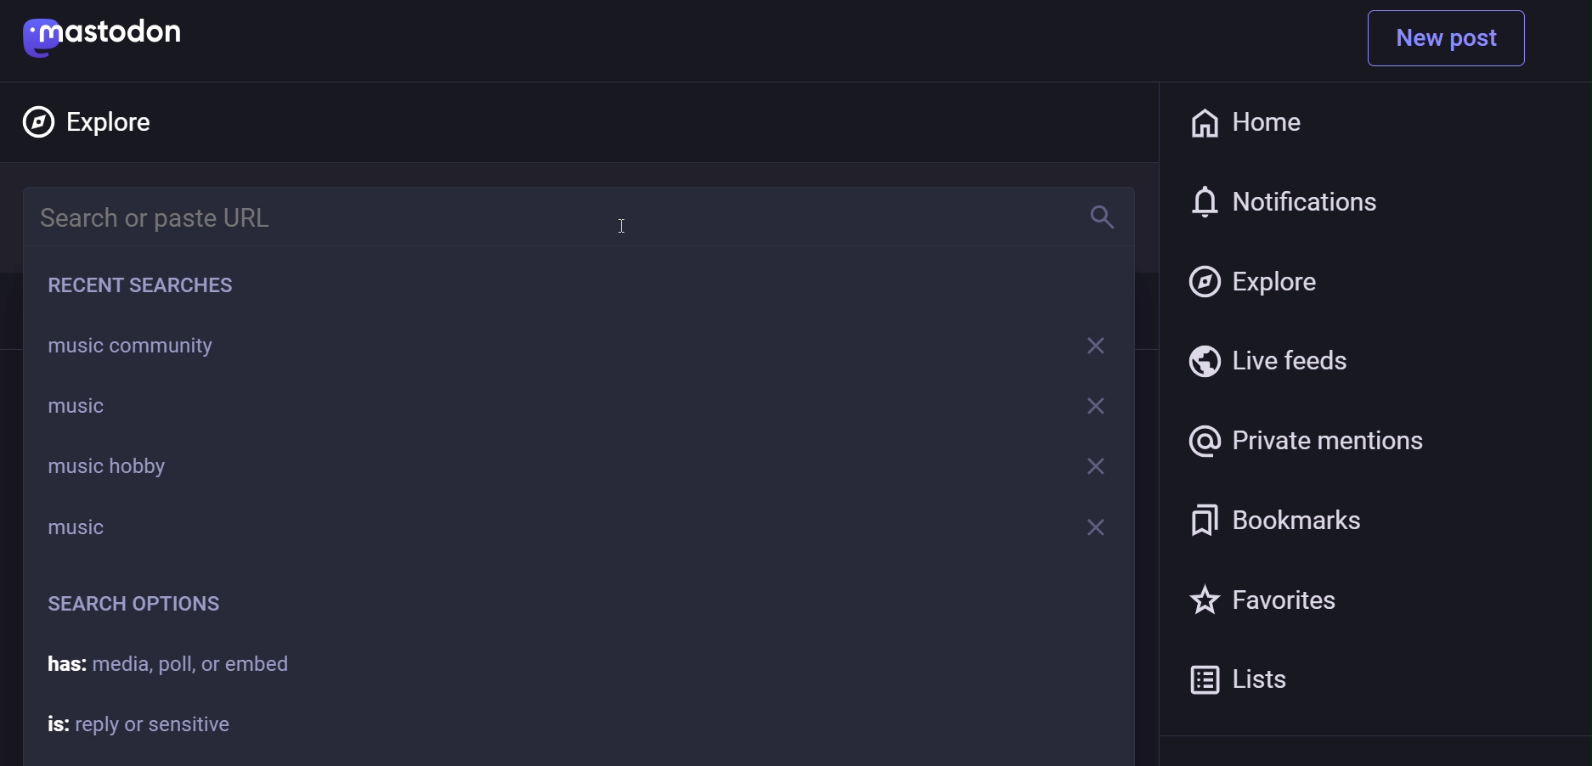 The image size is (1592, 766). What do you see at coordinates (1256, 279) in the screenshot?
I see `explore` at bounding box center [1256, 279].